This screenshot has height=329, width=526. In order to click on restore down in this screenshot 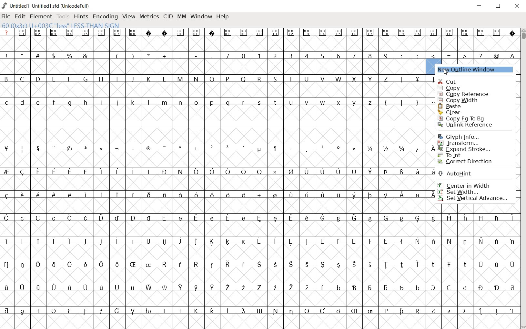, I will do `click(499, 6)`.